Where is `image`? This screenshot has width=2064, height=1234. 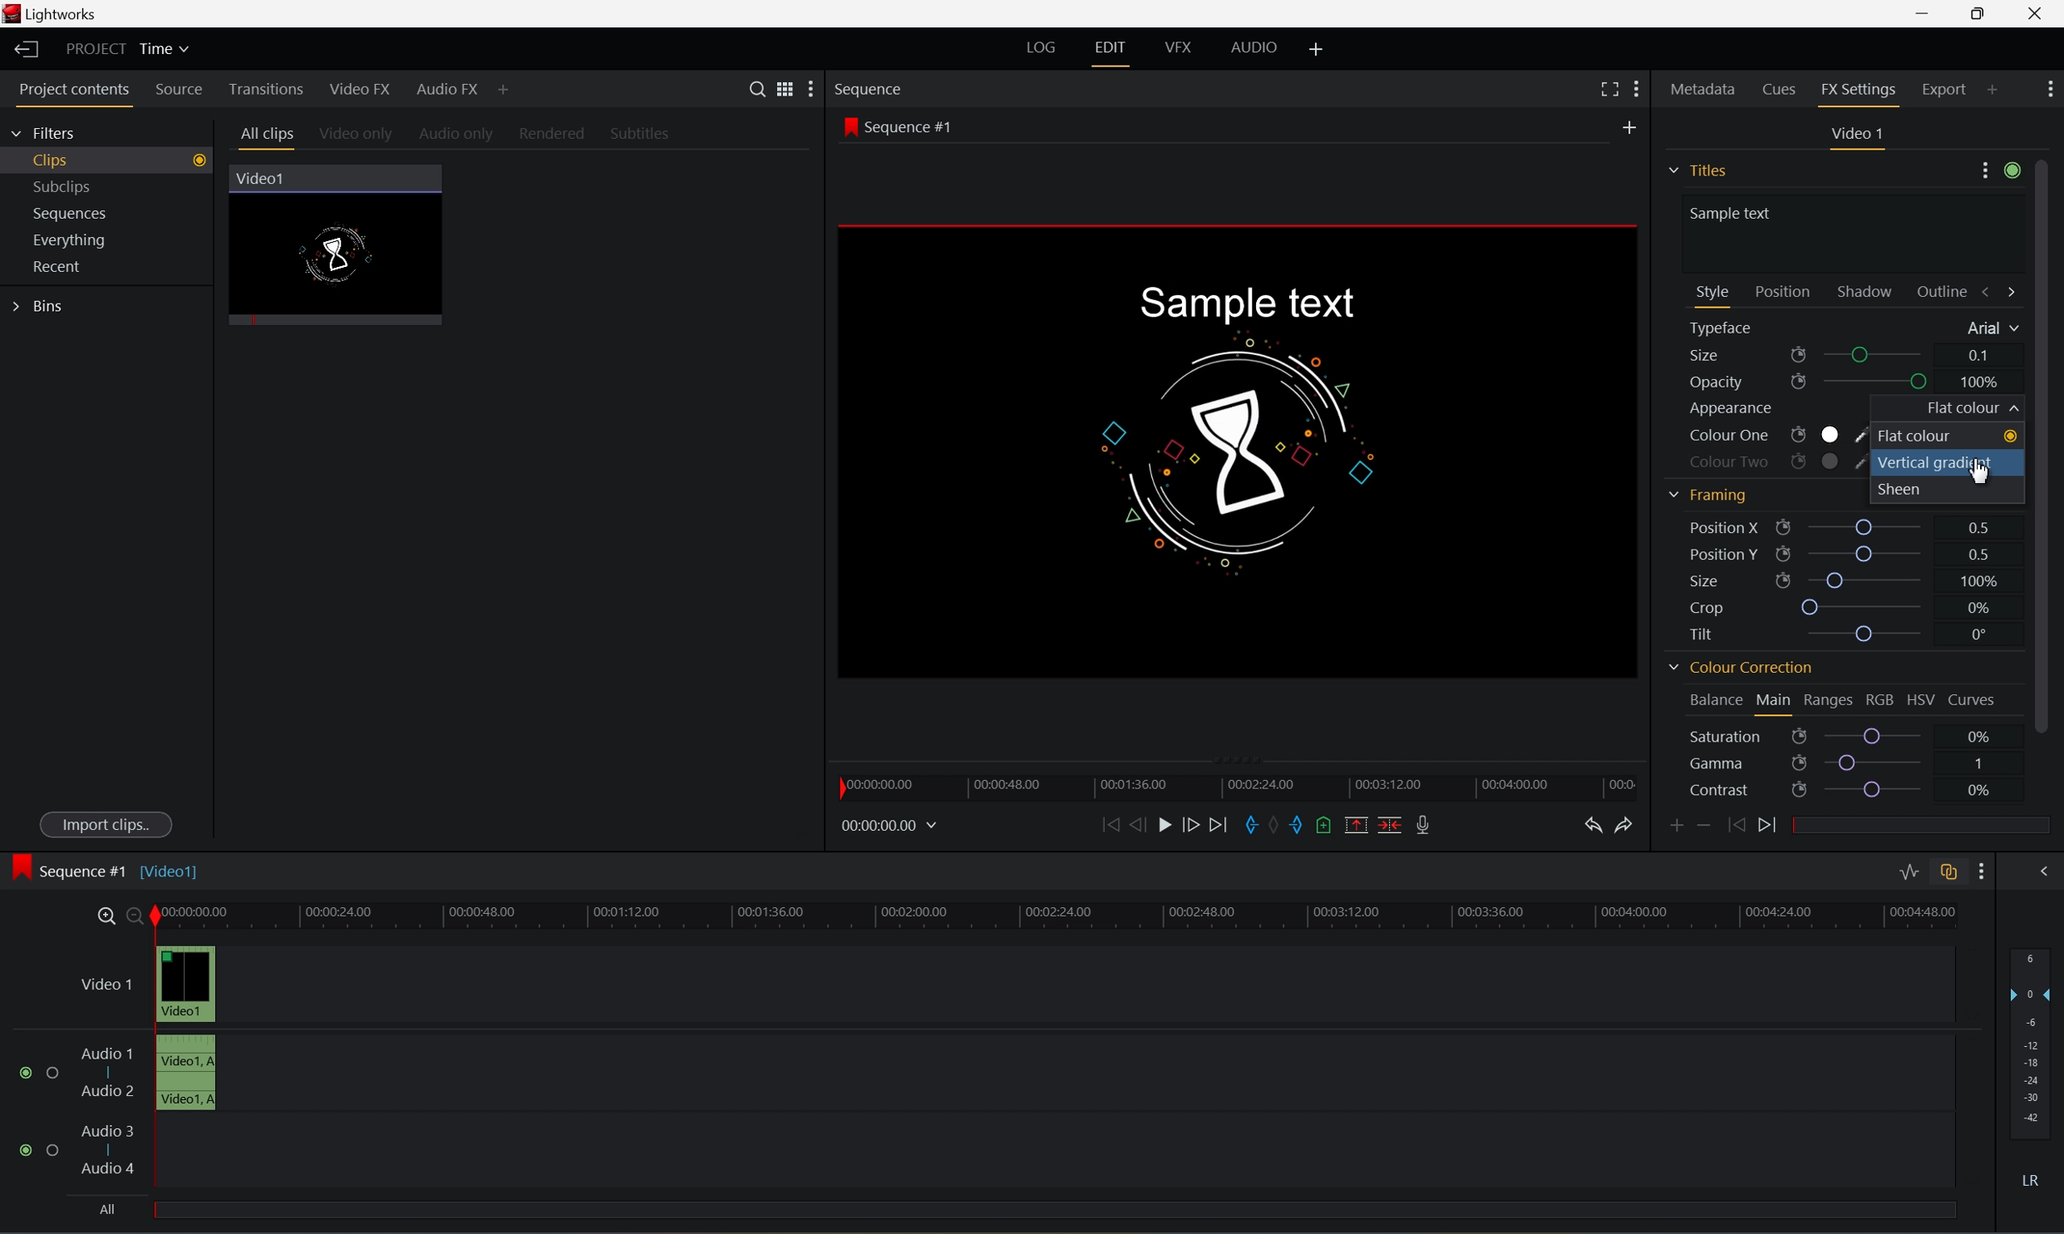
image is located at coordinates (21, 869).